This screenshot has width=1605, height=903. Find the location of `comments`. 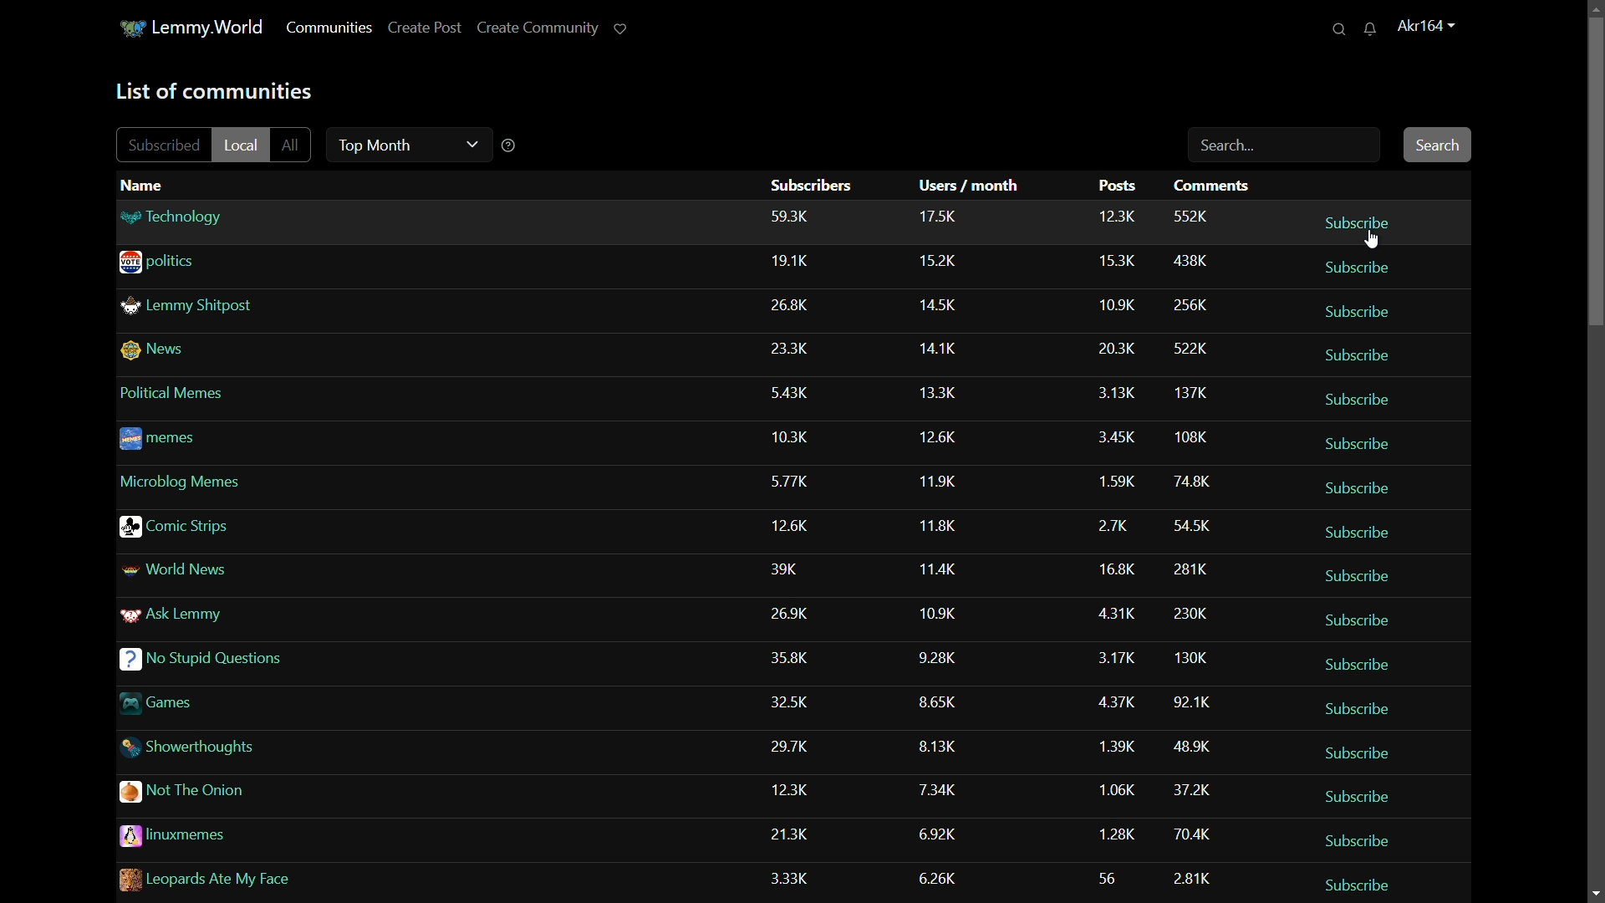

comments is located at coordinates (1191, 834).